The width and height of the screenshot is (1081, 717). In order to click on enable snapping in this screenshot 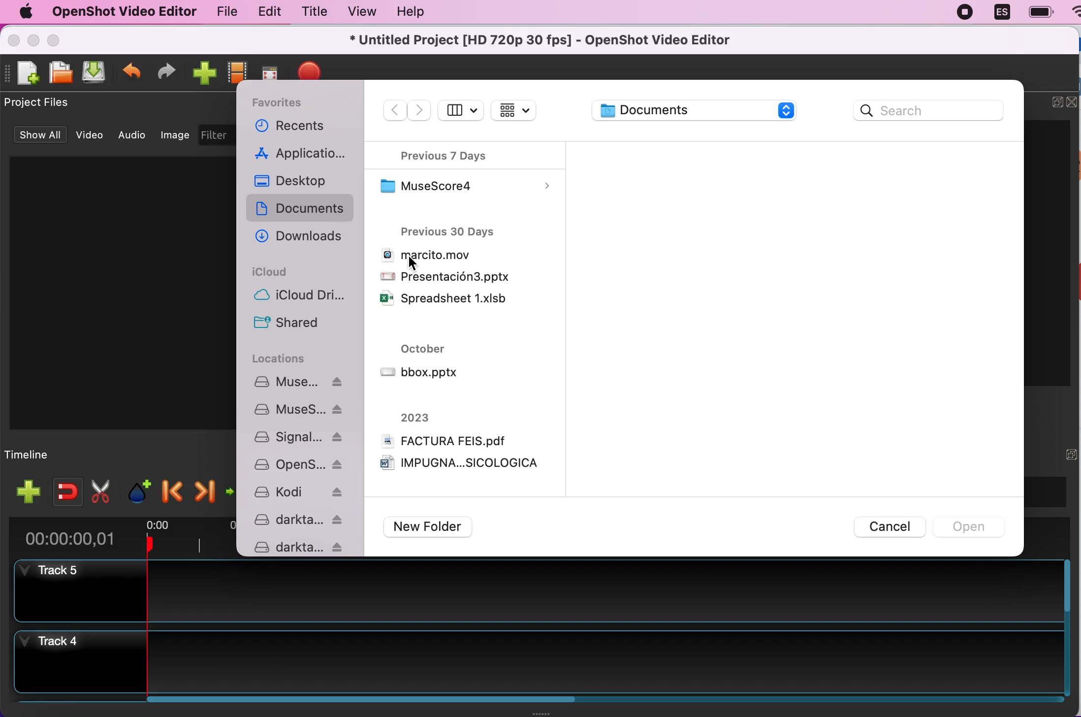, I will do `click(65, 490)`.